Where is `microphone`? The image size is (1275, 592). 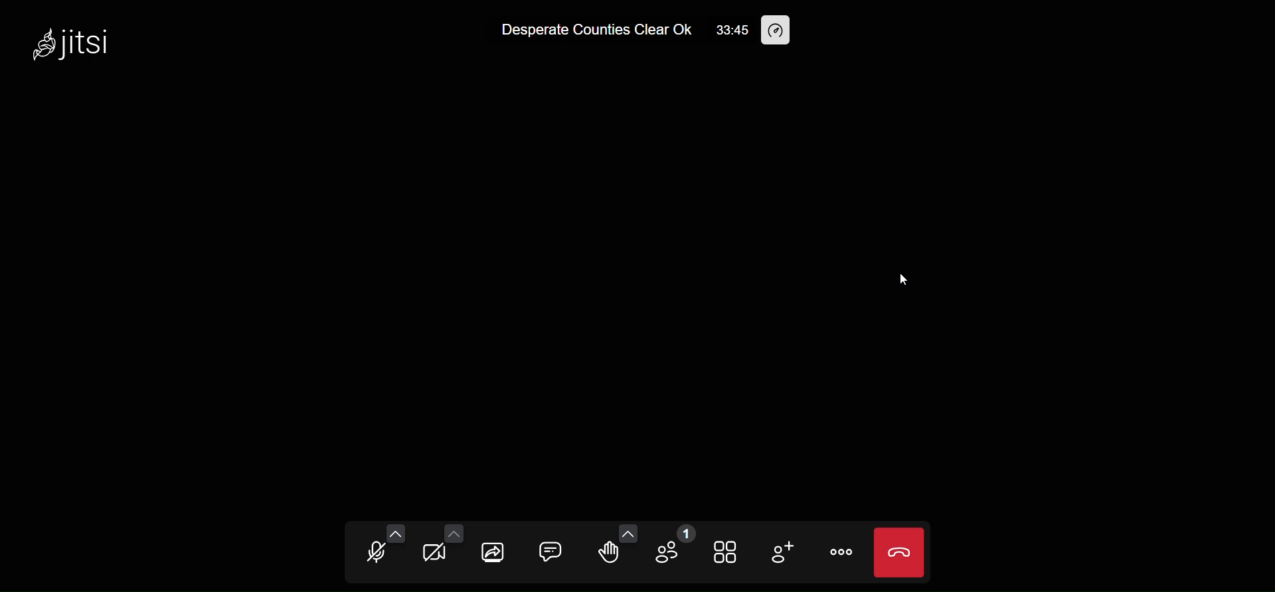
microphone is located at coordinates (374, 553).